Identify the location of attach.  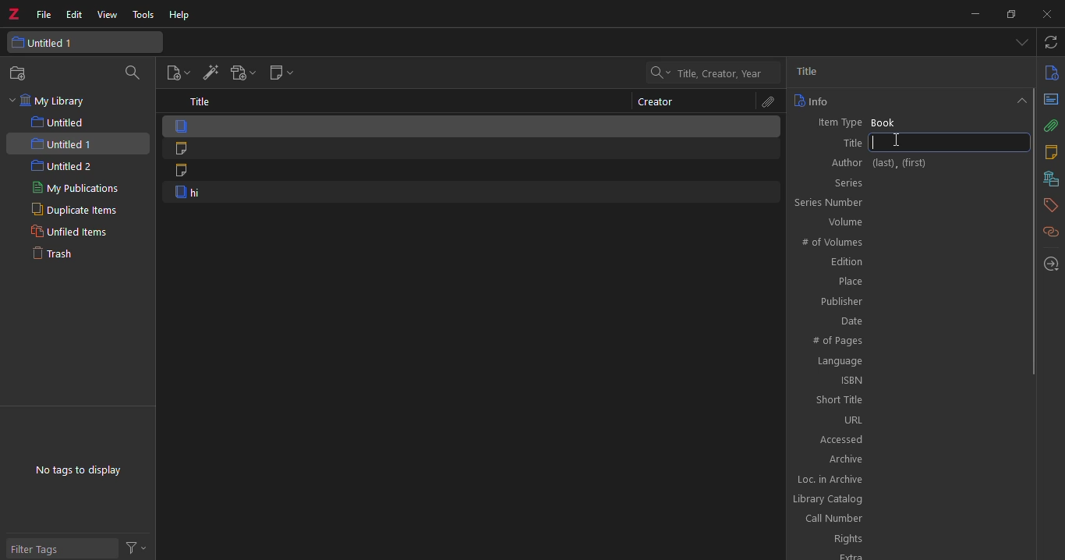
(766, 102).